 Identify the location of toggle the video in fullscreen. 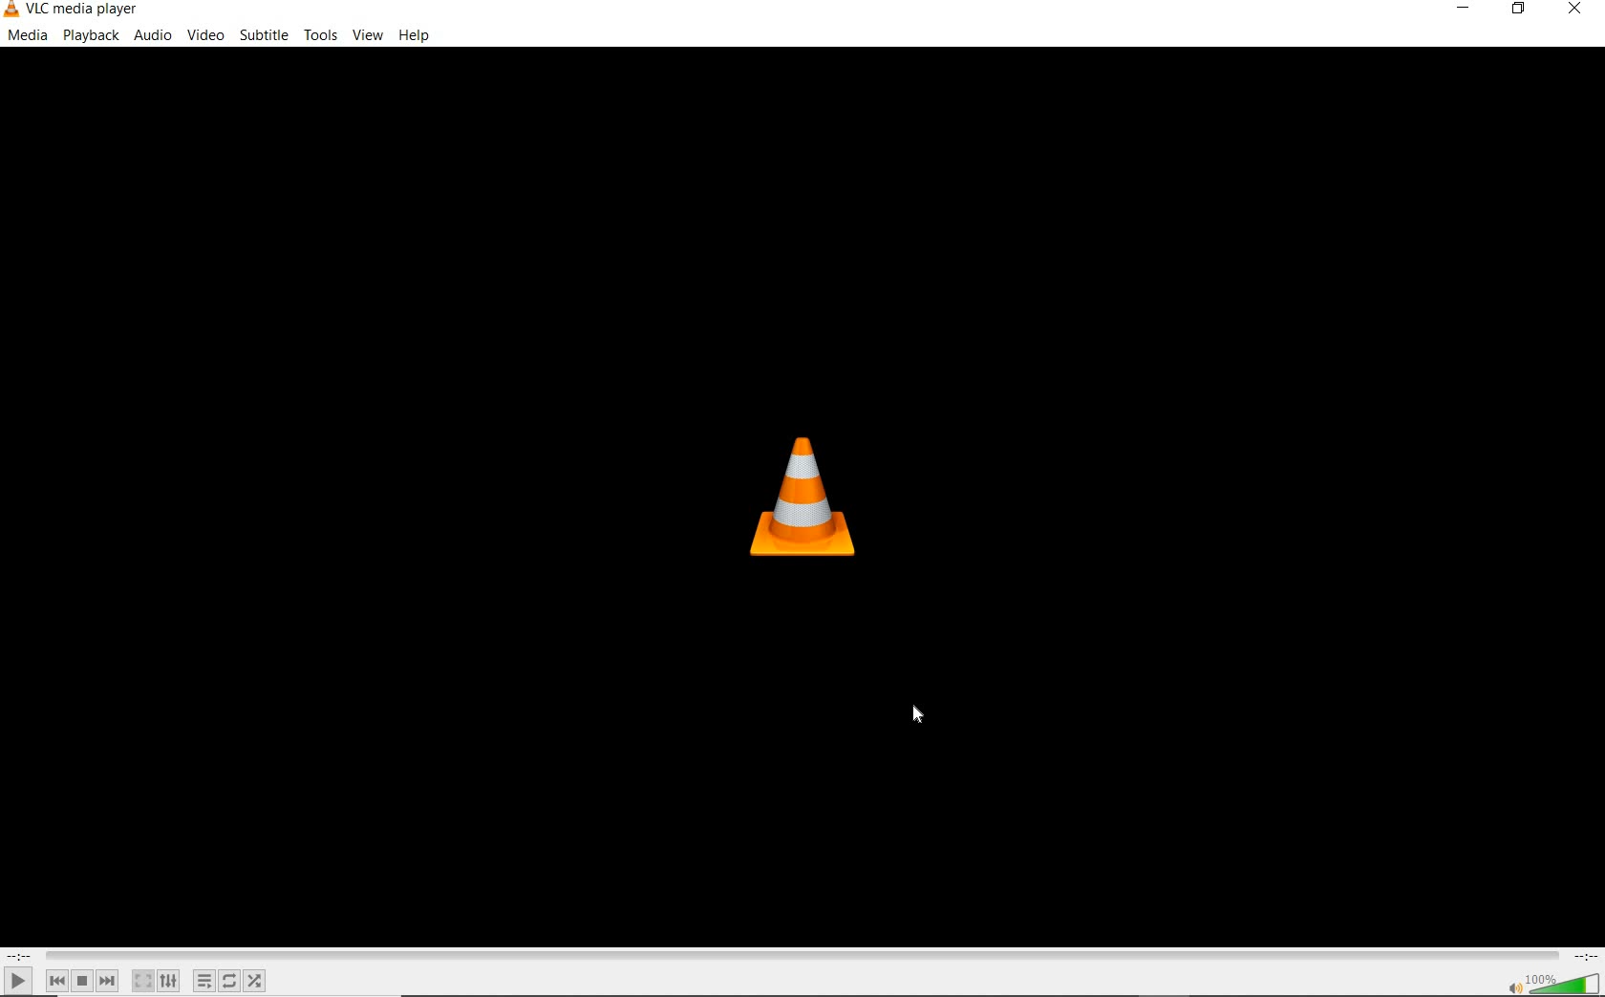
(142, 981).